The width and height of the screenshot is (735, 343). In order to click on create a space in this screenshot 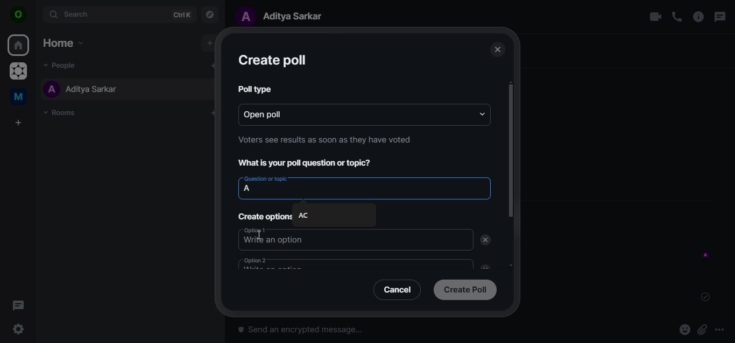, I will do `click(20, 123)`.